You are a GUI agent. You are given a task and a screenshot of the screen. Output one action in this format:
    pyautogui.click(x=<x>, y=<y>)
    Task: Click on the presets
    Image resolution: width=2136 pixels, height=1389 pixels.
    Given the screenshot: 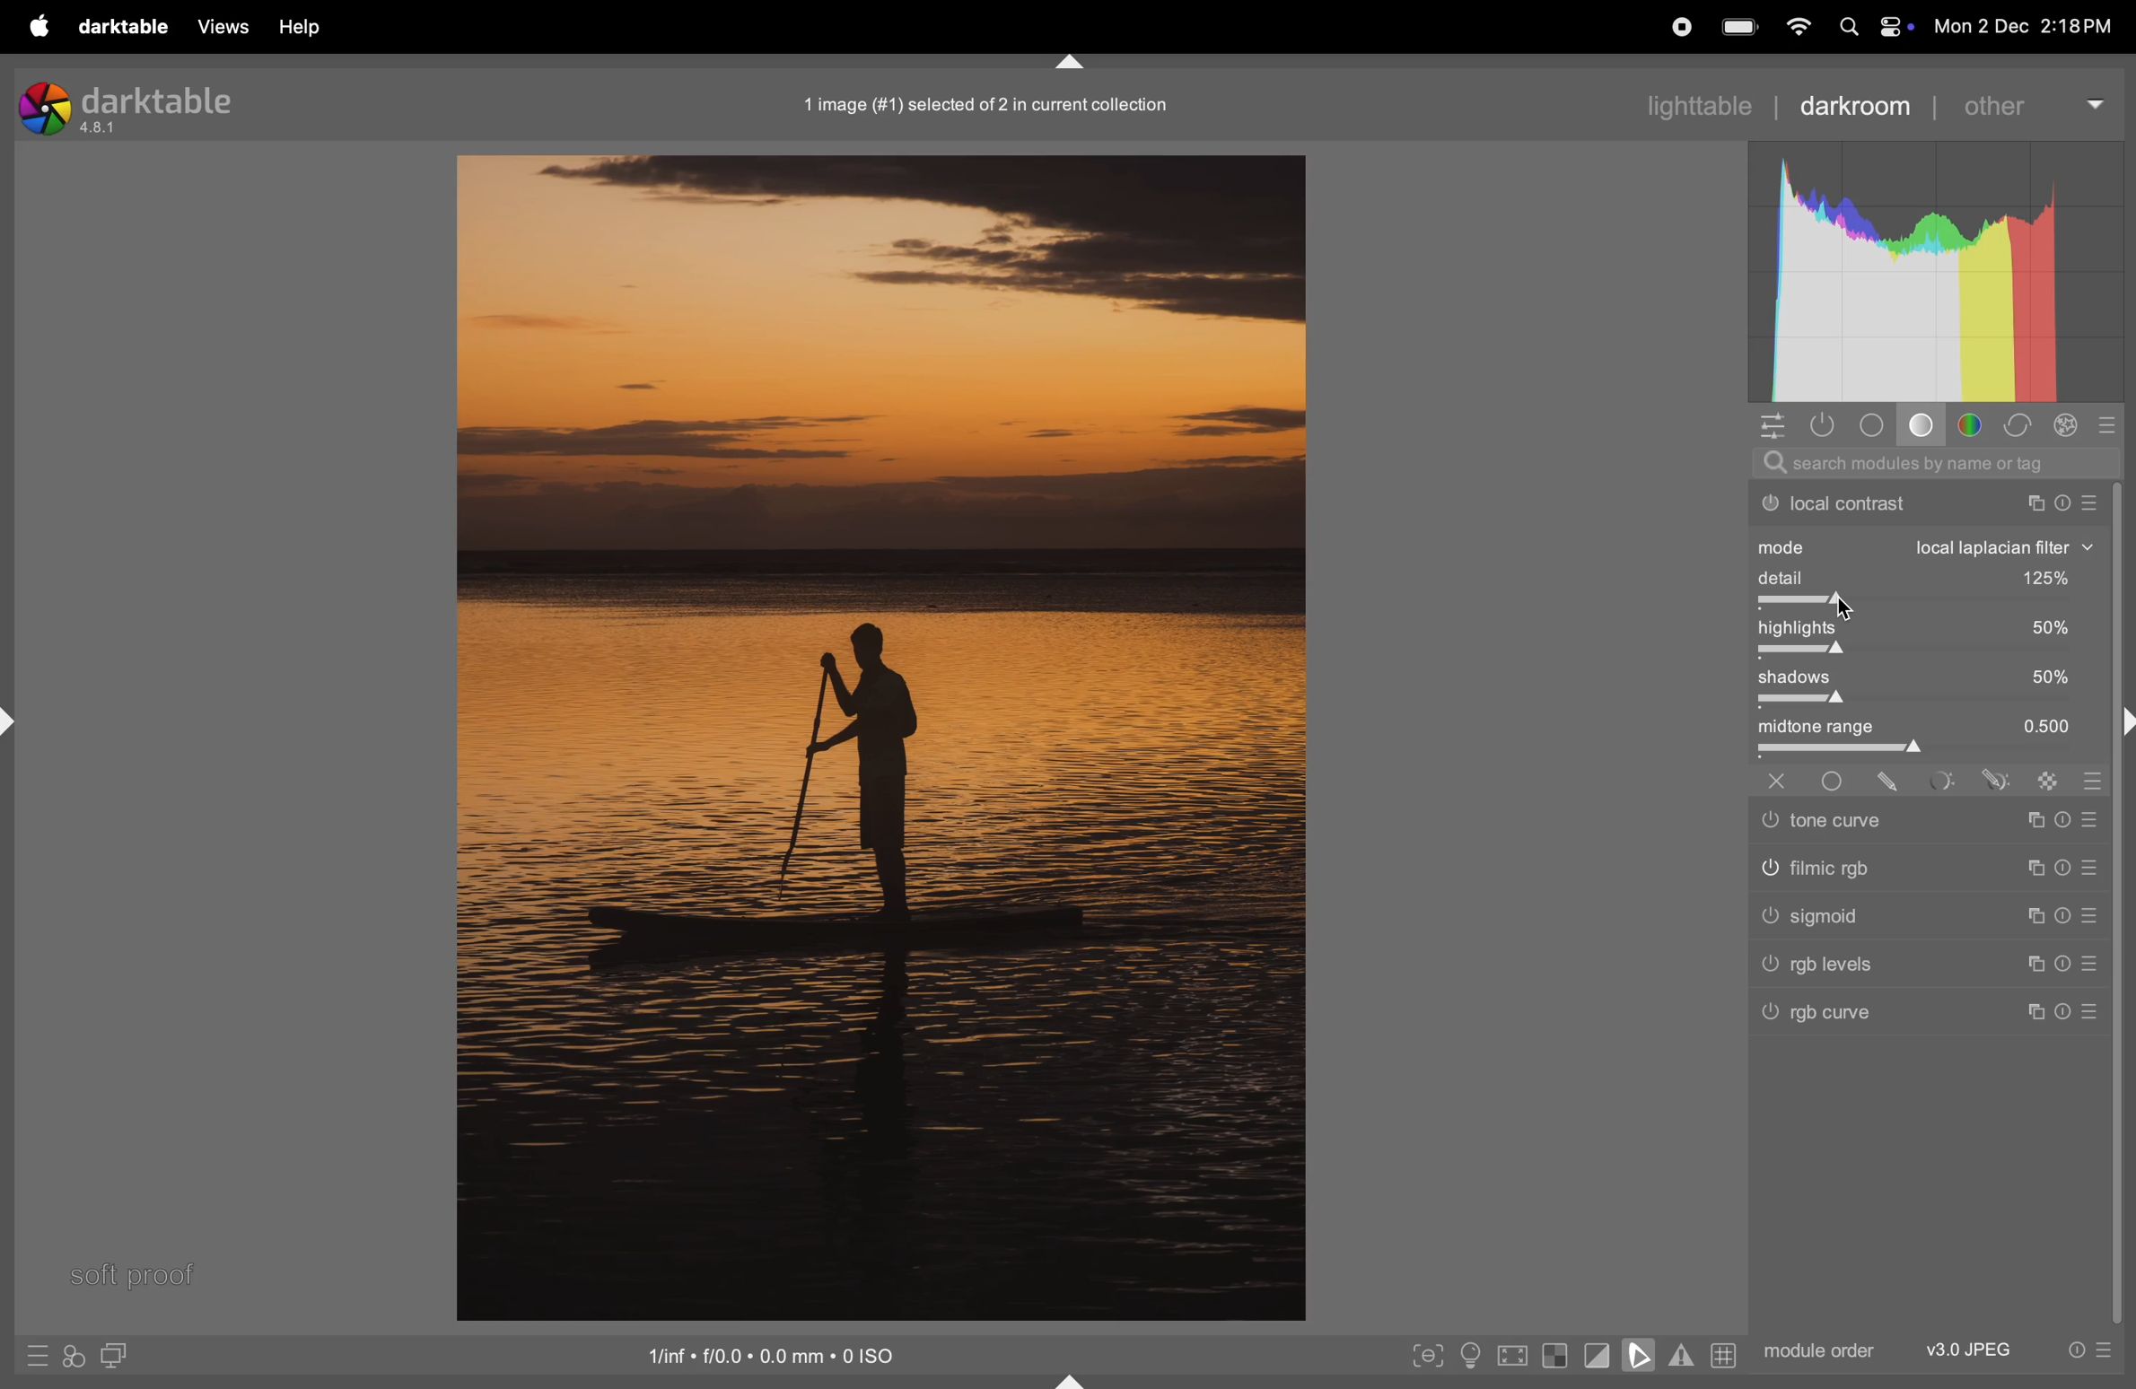 What is the action you would take?
    pyautogui.click(x=2089, y=1352)
    